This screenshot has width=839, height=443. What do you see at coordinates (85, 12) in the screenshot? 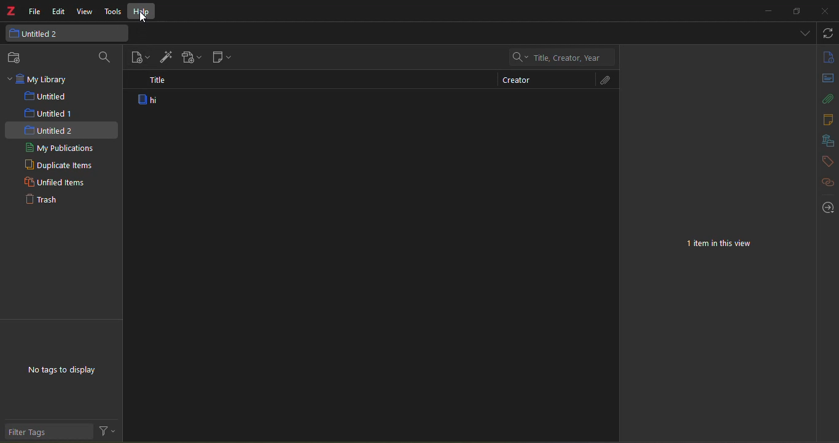
I see `view` at bounding box center [85, 12].